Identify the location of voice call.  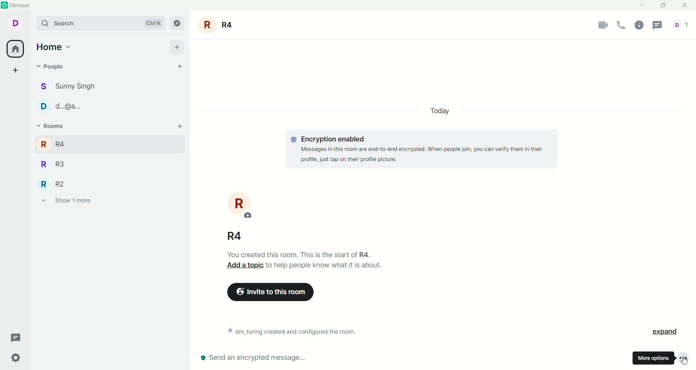
(621, 26).